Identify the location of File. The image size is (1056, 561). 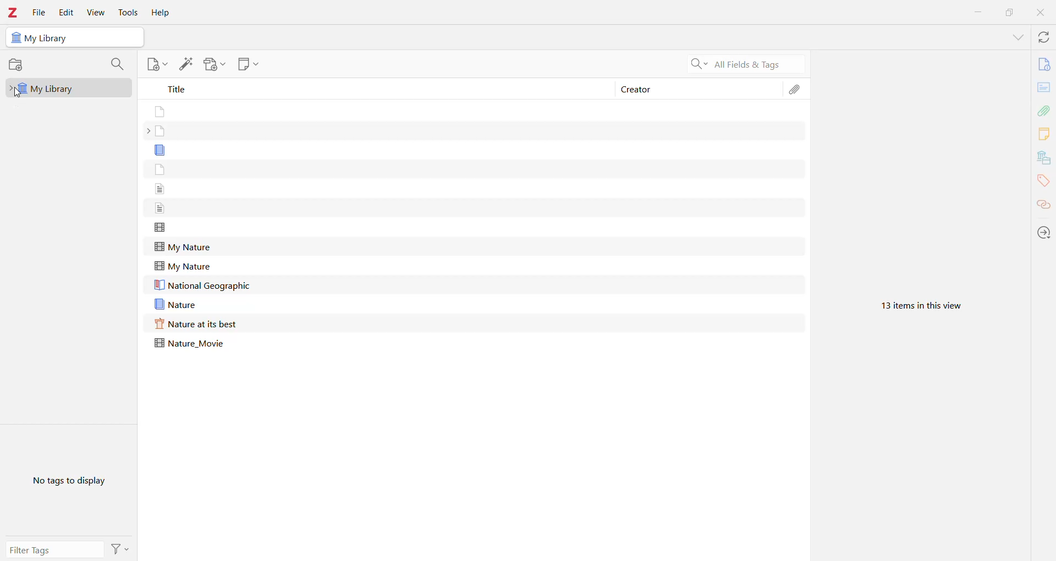
(39, 14).